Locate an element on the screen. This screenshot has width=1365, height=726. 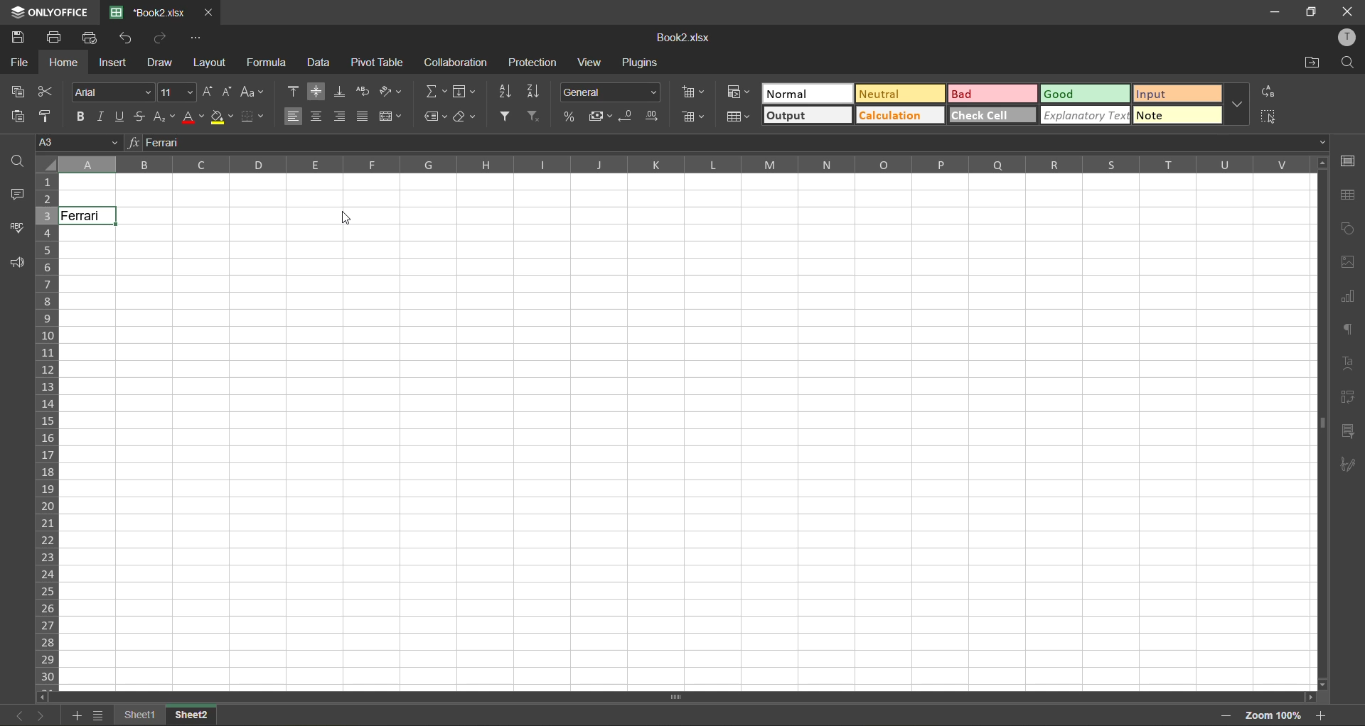
align bottom is located at coordinates (338, 92).